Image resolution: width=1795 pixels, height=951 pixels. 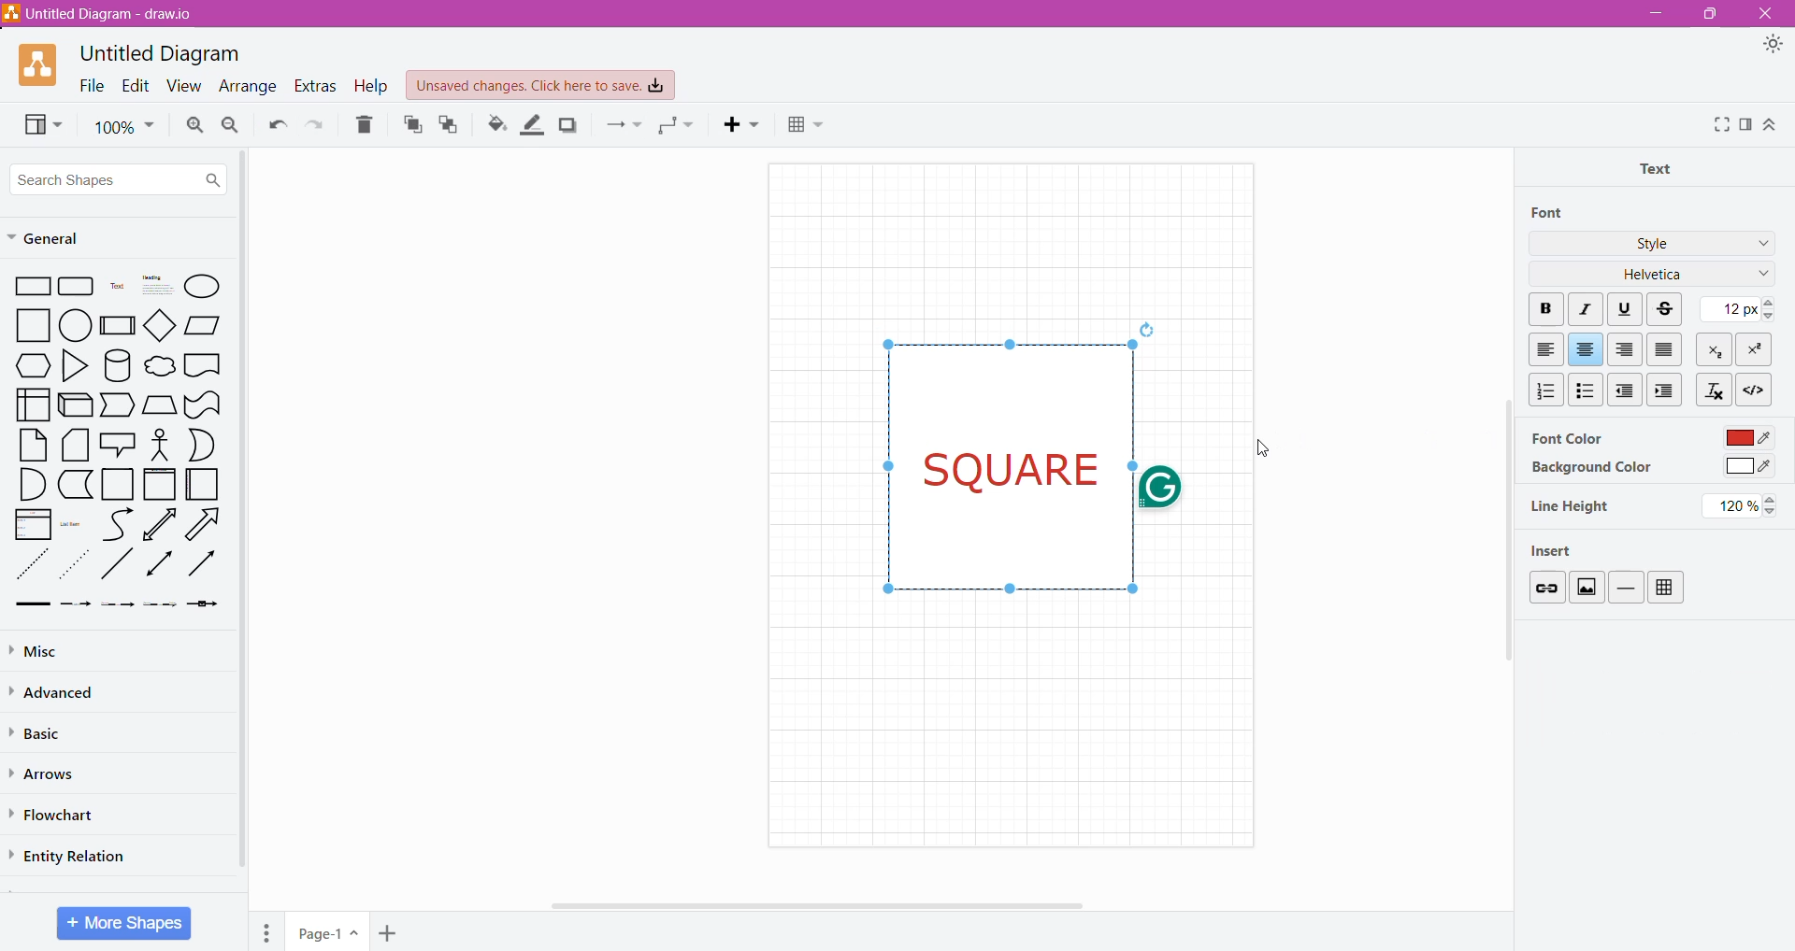 I want to click on Half Circle , so click(x=203, y=445).